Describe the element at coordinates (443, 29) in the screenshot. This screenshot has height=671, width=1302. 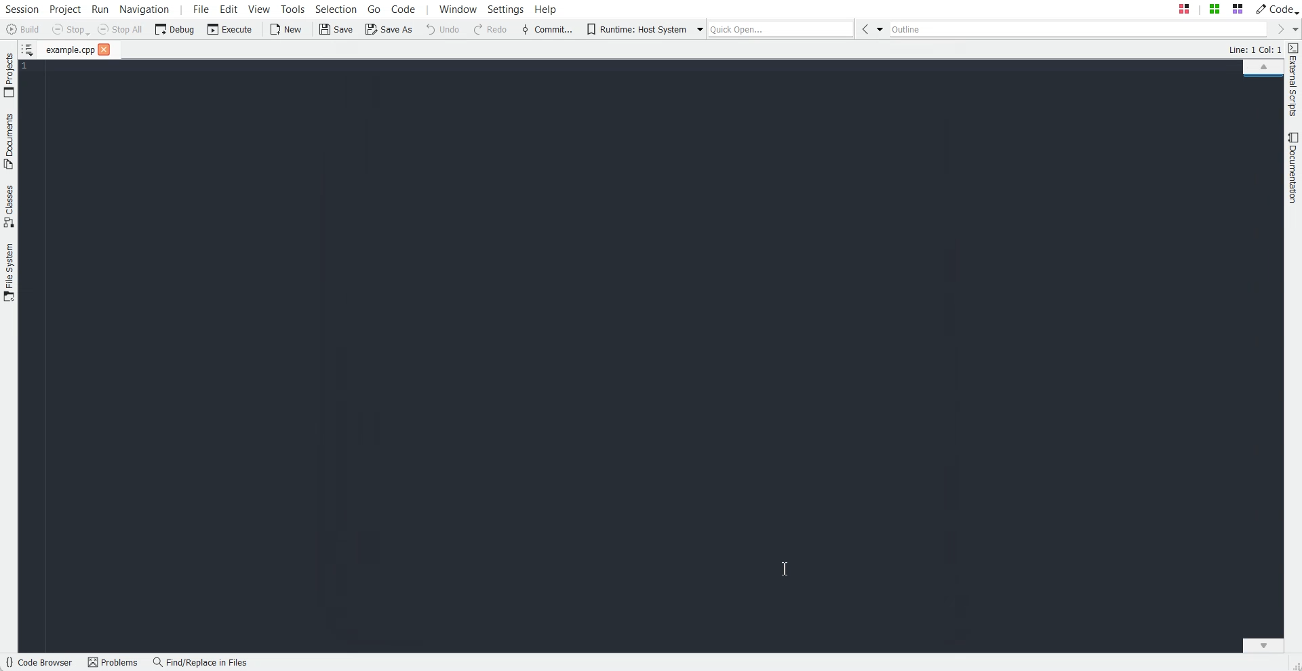
I see `Undo` at that location.